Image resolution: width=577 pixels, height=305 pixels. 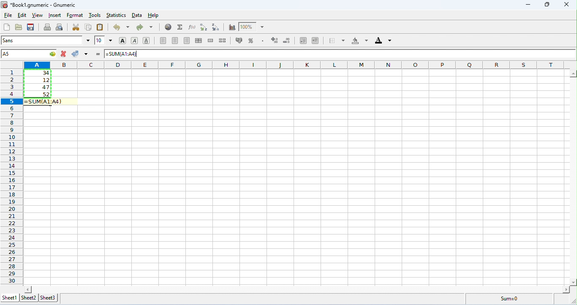 I want to click on save, so click(x=31, y=27).